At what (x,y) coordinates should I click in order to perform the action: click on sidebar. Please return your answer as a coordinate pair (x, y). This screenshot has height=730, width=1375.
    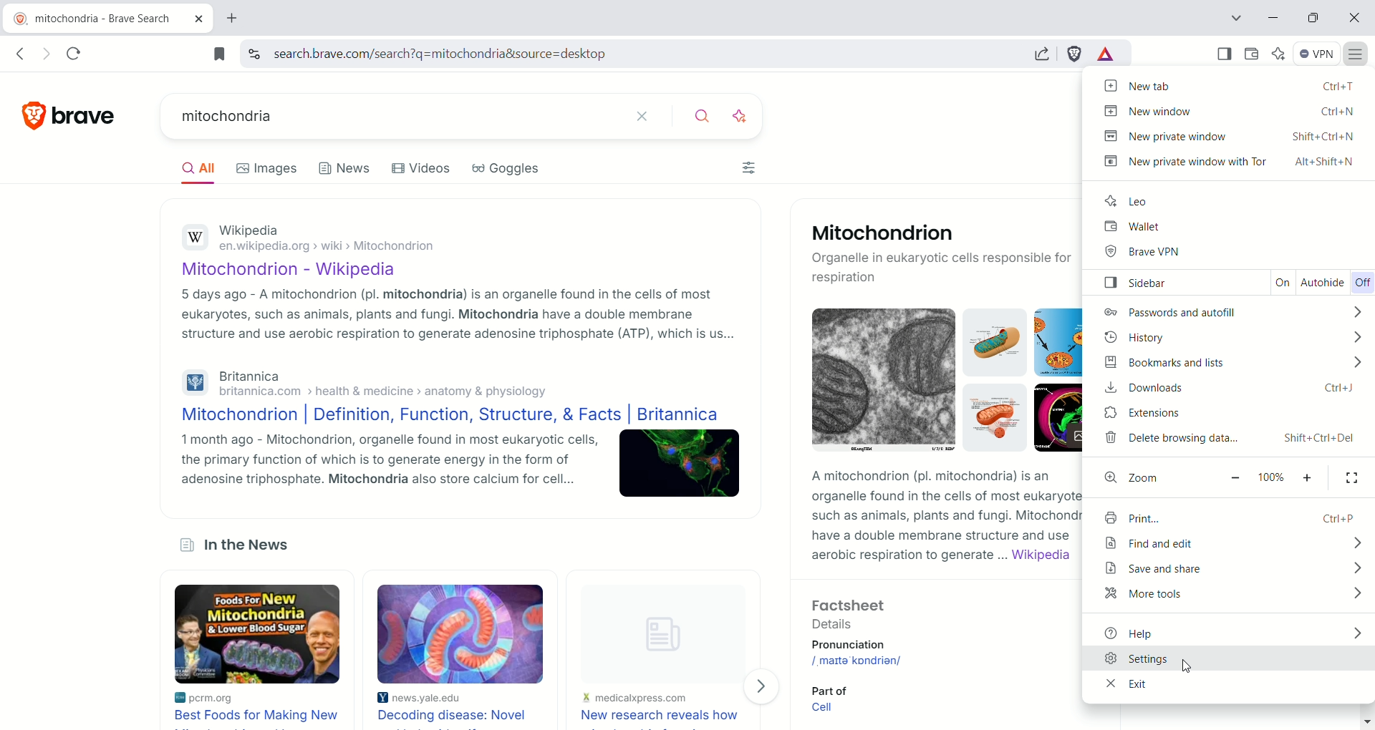
    Looking at the image, I should click on (1134, 286).